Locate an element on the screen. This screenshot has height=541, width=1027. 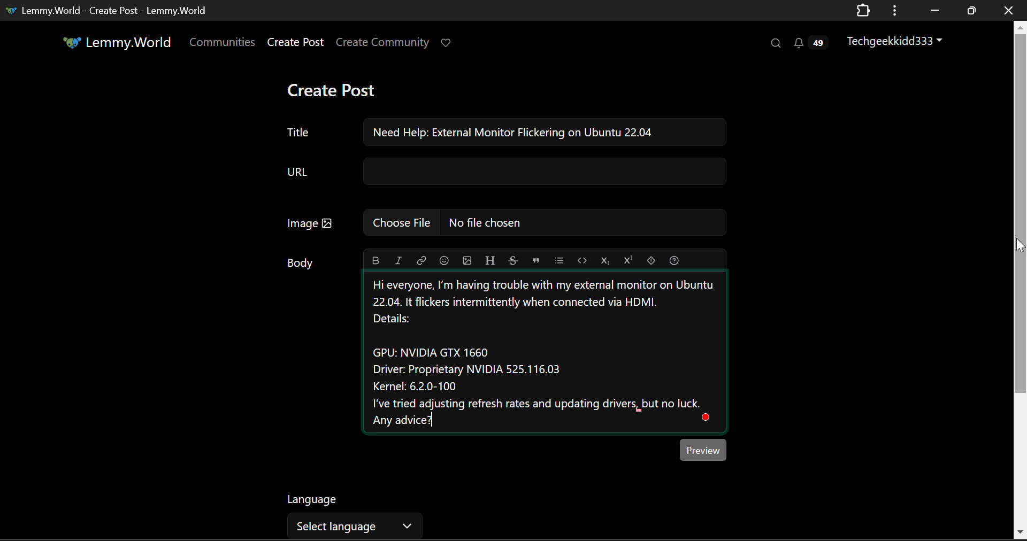
Extensions is located at coordinates (863, 11).